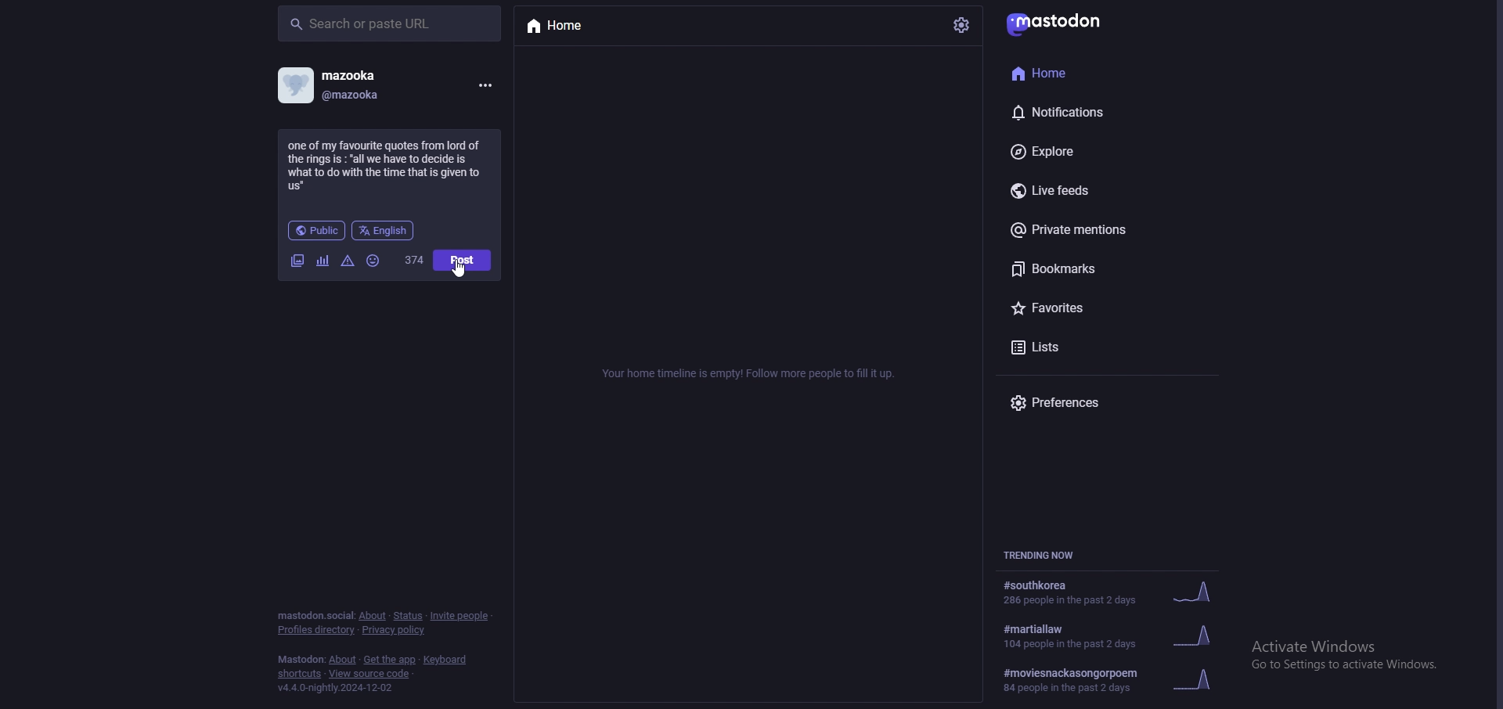  Describe the element at coordinates (374, 261) in the screenshot. I see `emoji` at that location.